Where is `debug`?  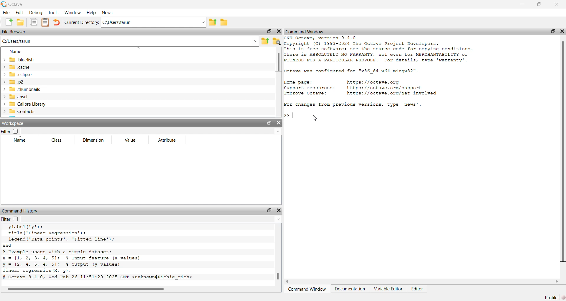
debug is located at coordinates (35, 12).